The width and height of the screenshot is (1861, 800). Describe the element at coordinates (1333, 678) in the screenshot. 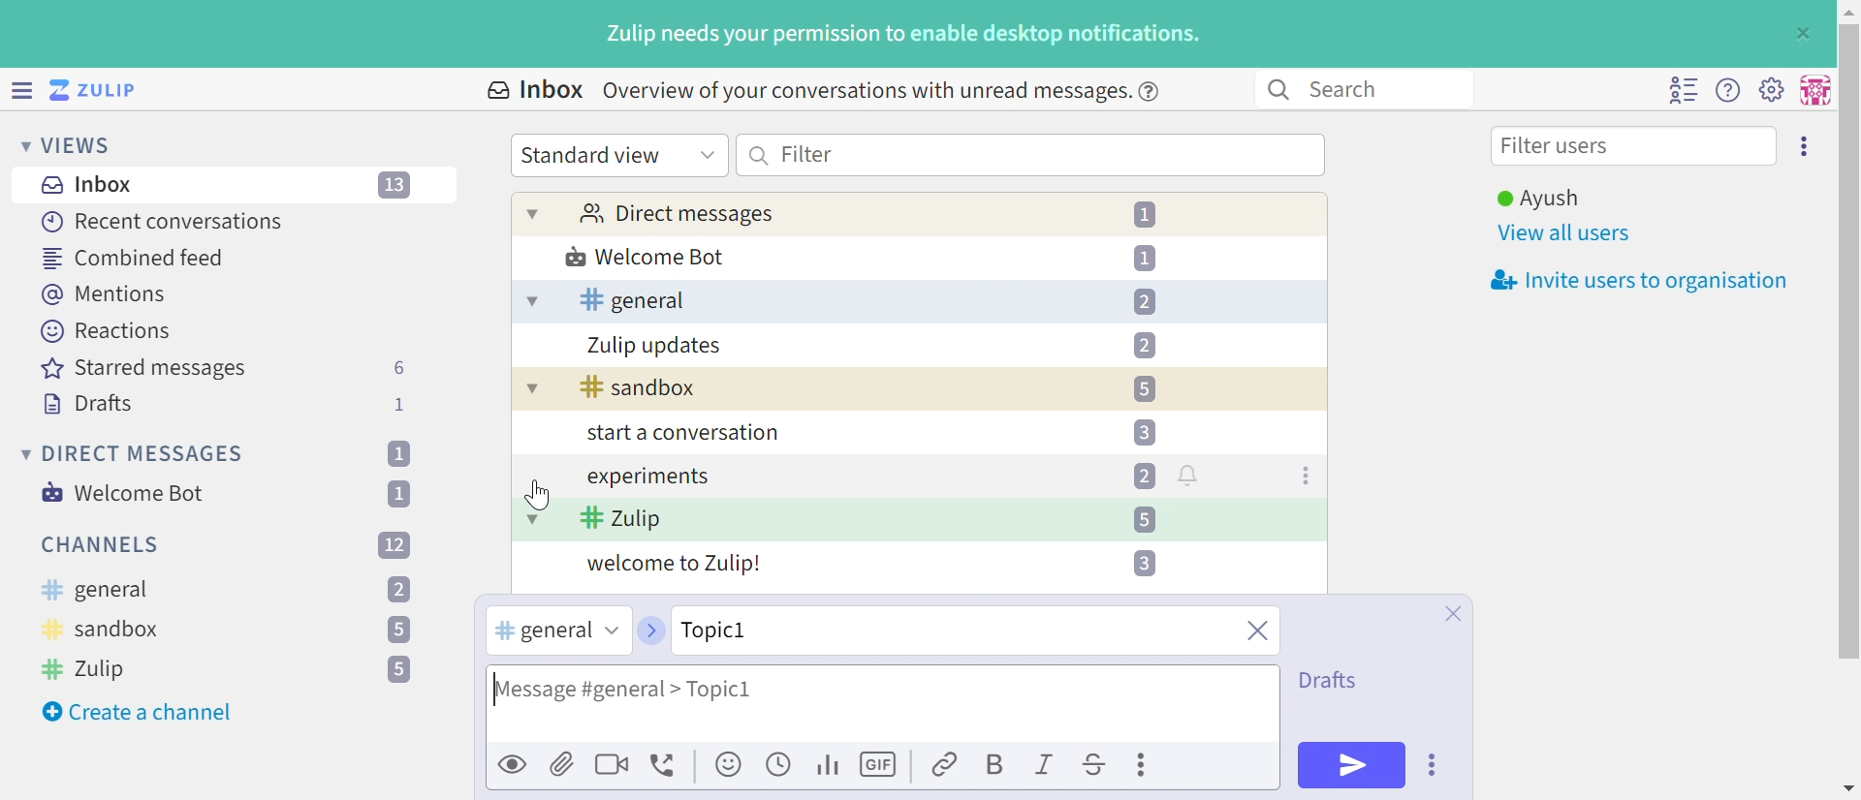

I see `Drafts` at that location.